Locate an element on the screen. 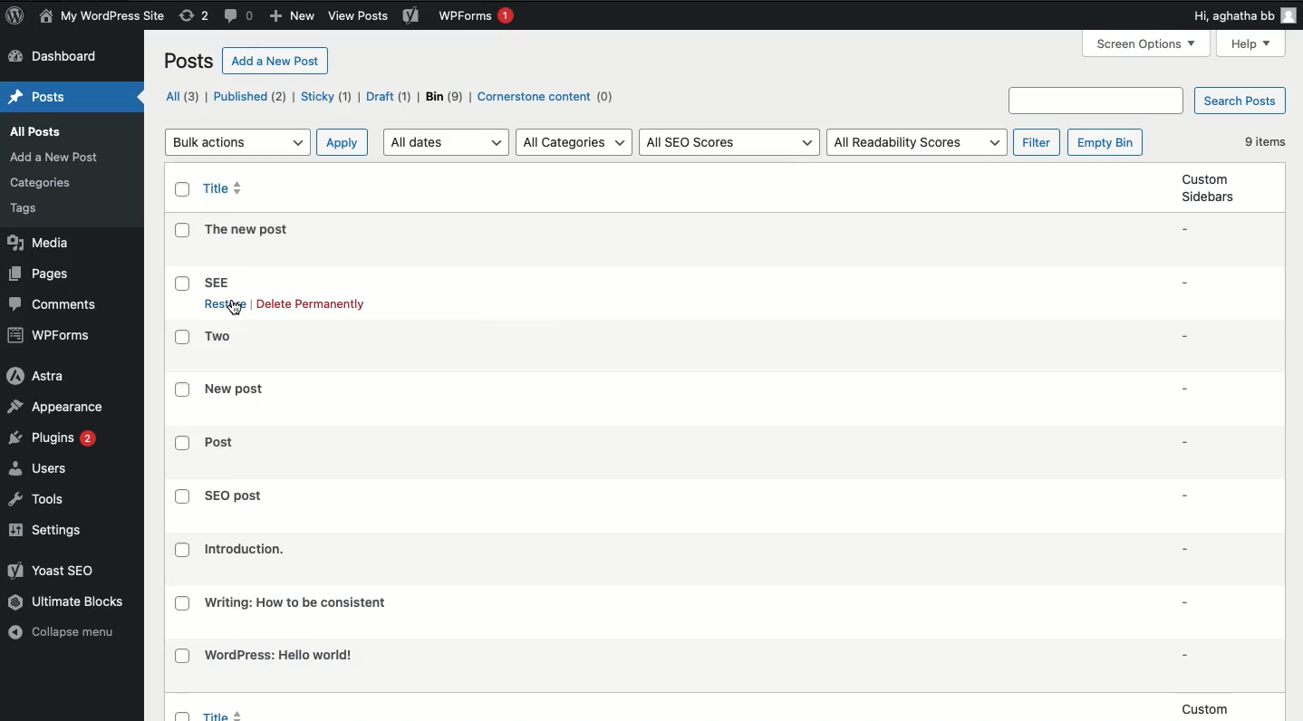  Tools is located at coordinates (36, 499).